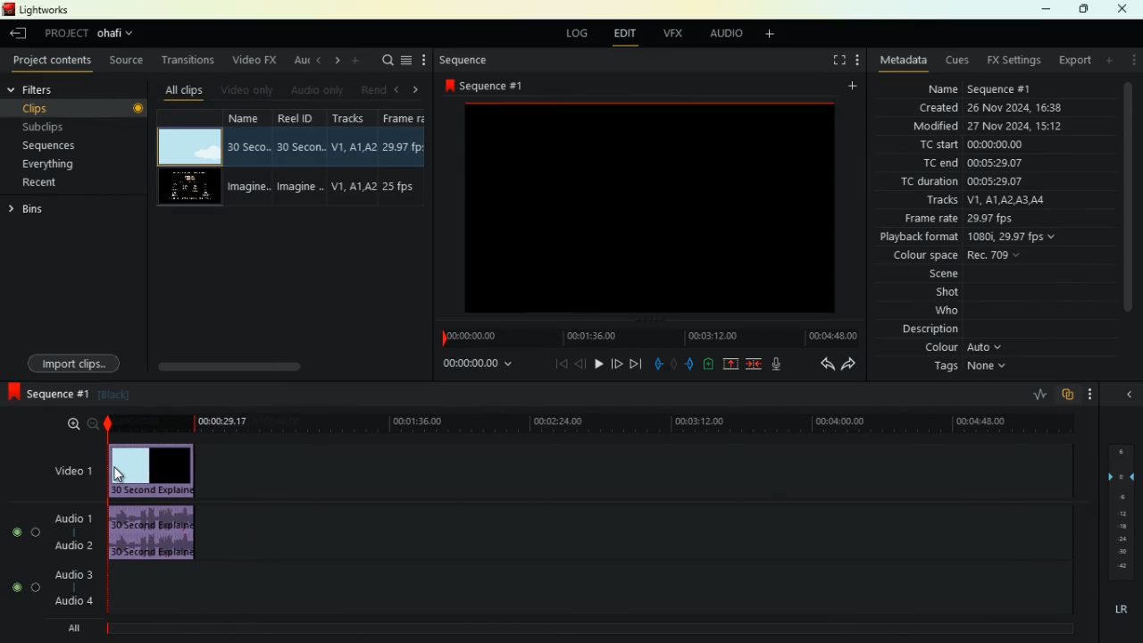 The height and width of the screenshot is (643, 1143). Describe the element at coordinates (959, 255) in the screenshot. I see `colour space` at that location.